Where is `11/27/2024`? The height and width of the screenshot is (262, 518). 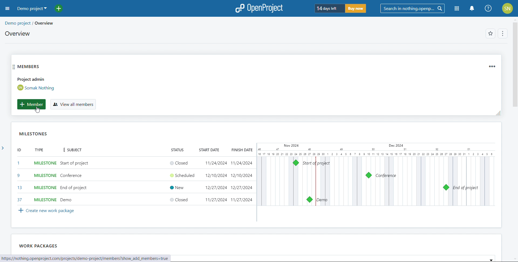
11/27/2024 is located at coordinates (215, 200).